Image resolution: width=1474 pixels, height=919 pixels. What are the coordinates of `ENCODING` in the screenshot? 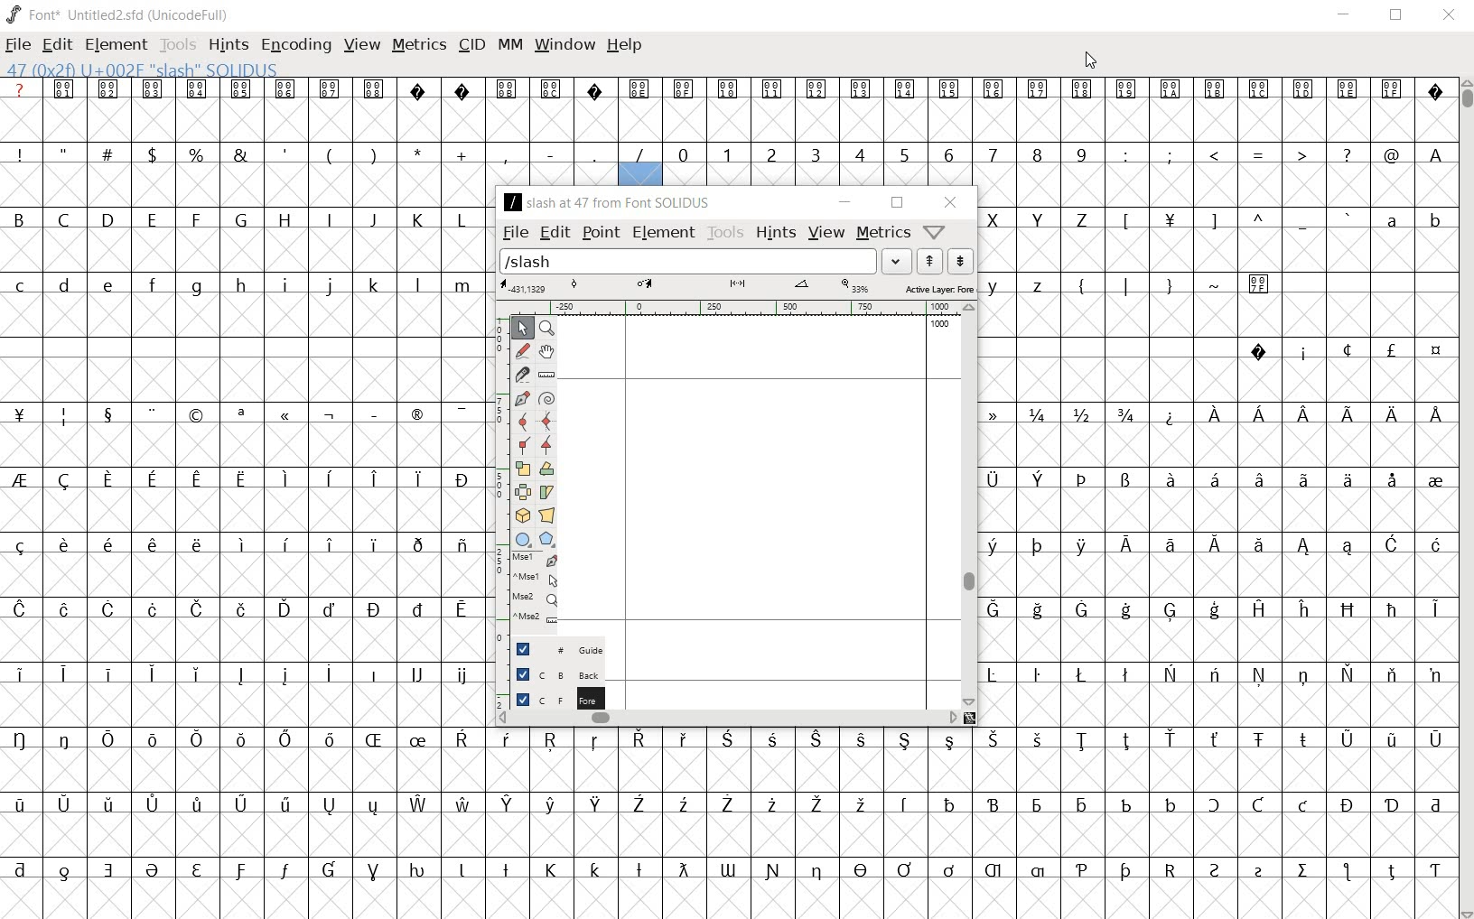 It's located at (295, 46).